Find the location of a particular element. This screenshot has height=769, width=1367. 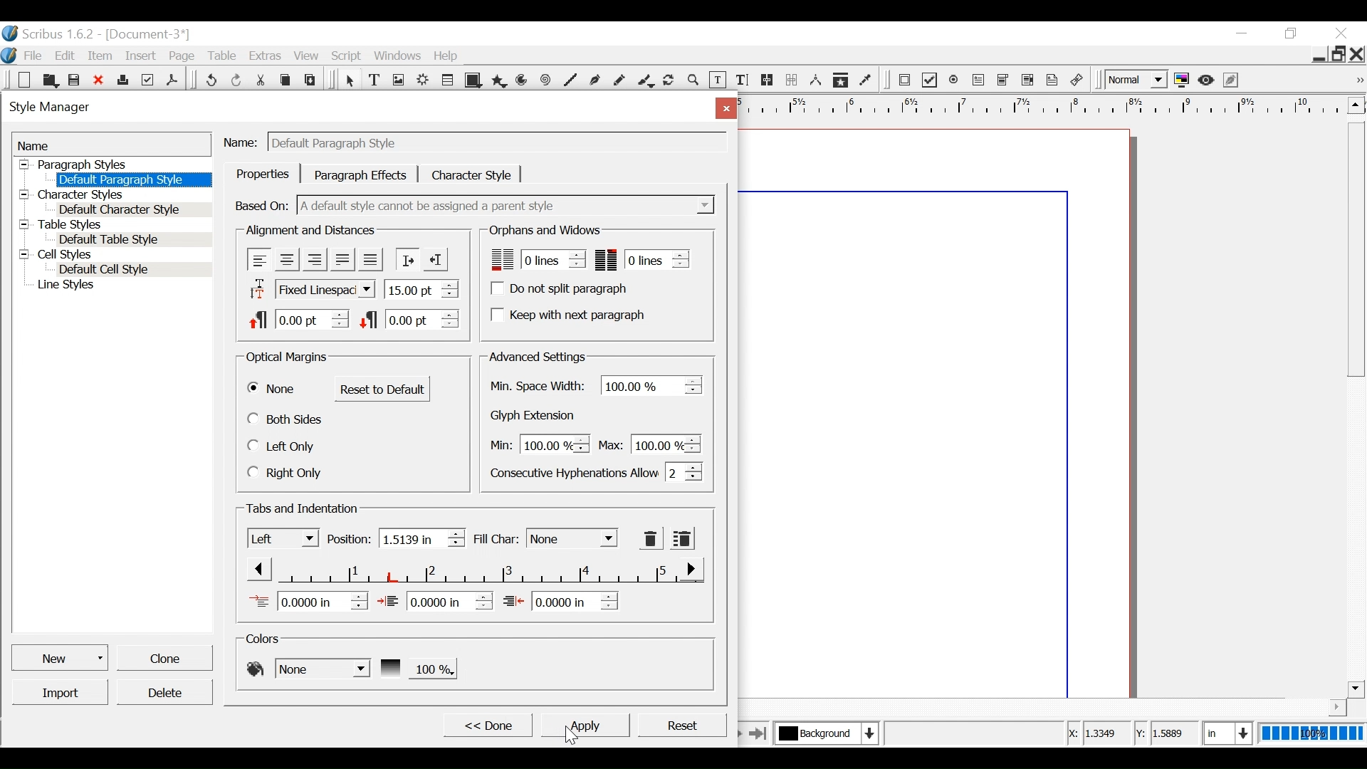

Import is located at coordinates (61, 692).